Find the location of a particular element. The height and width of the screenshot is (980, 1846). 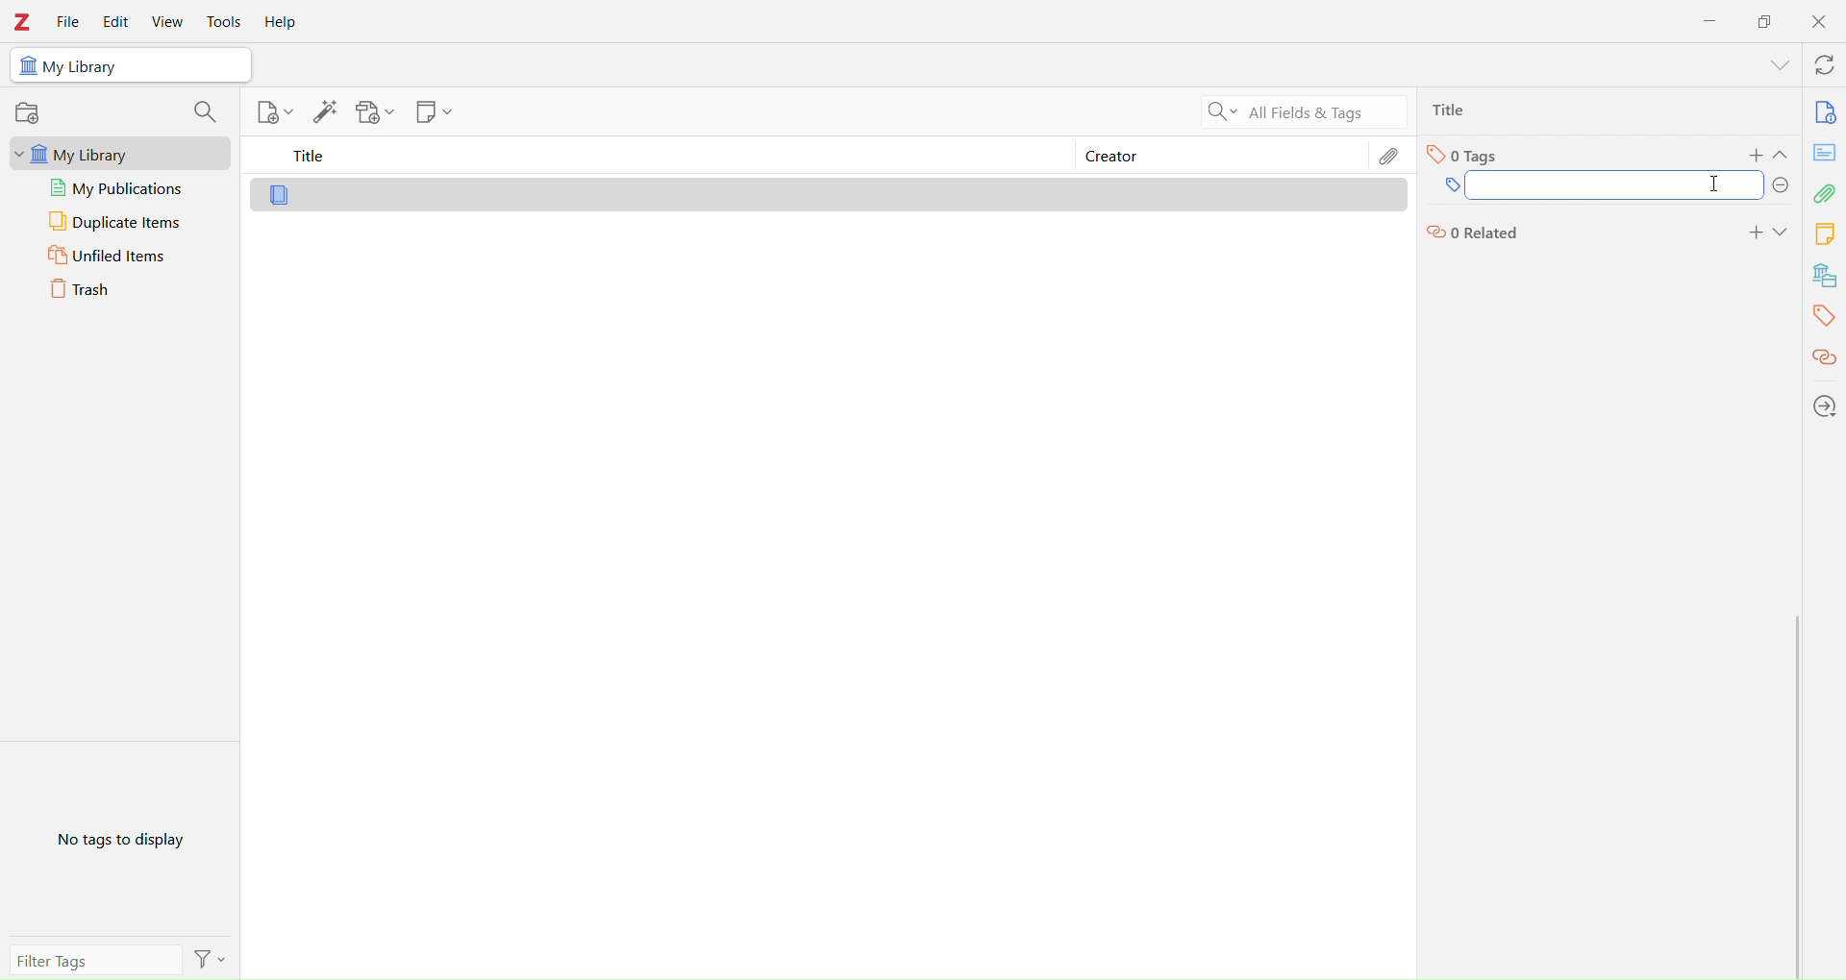

Trash is located at coordinates (79, 288).